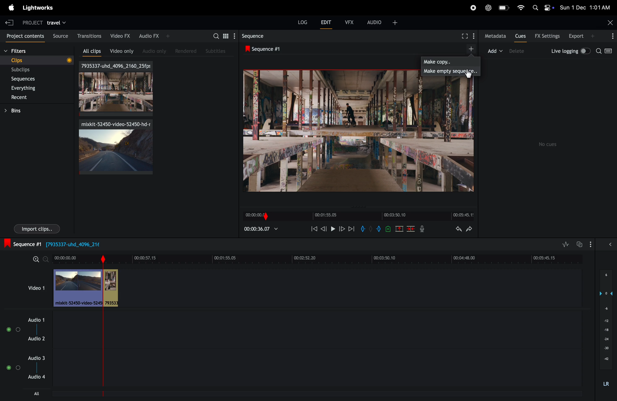 The width and height of the screenshot is (617, 401). I want to click on edit, so click(326, 22).